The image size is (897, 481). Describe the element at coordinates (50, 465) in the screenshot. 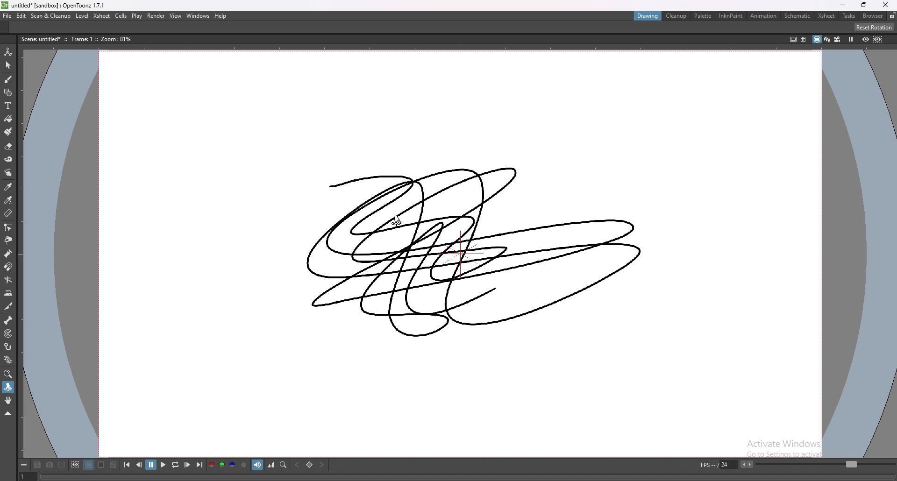

I see `snapshot` at that location.